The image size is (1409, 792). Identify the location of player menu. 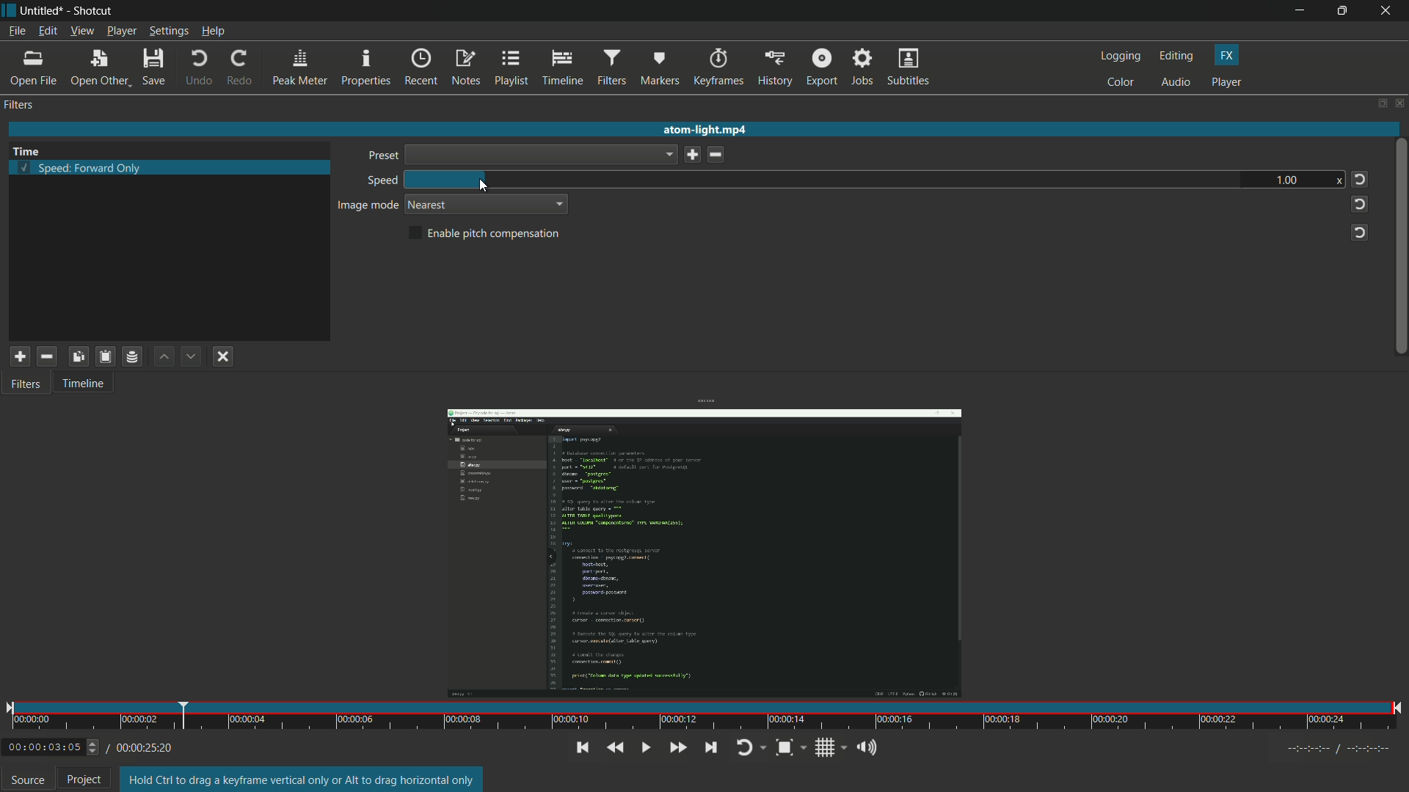
(121, 32).